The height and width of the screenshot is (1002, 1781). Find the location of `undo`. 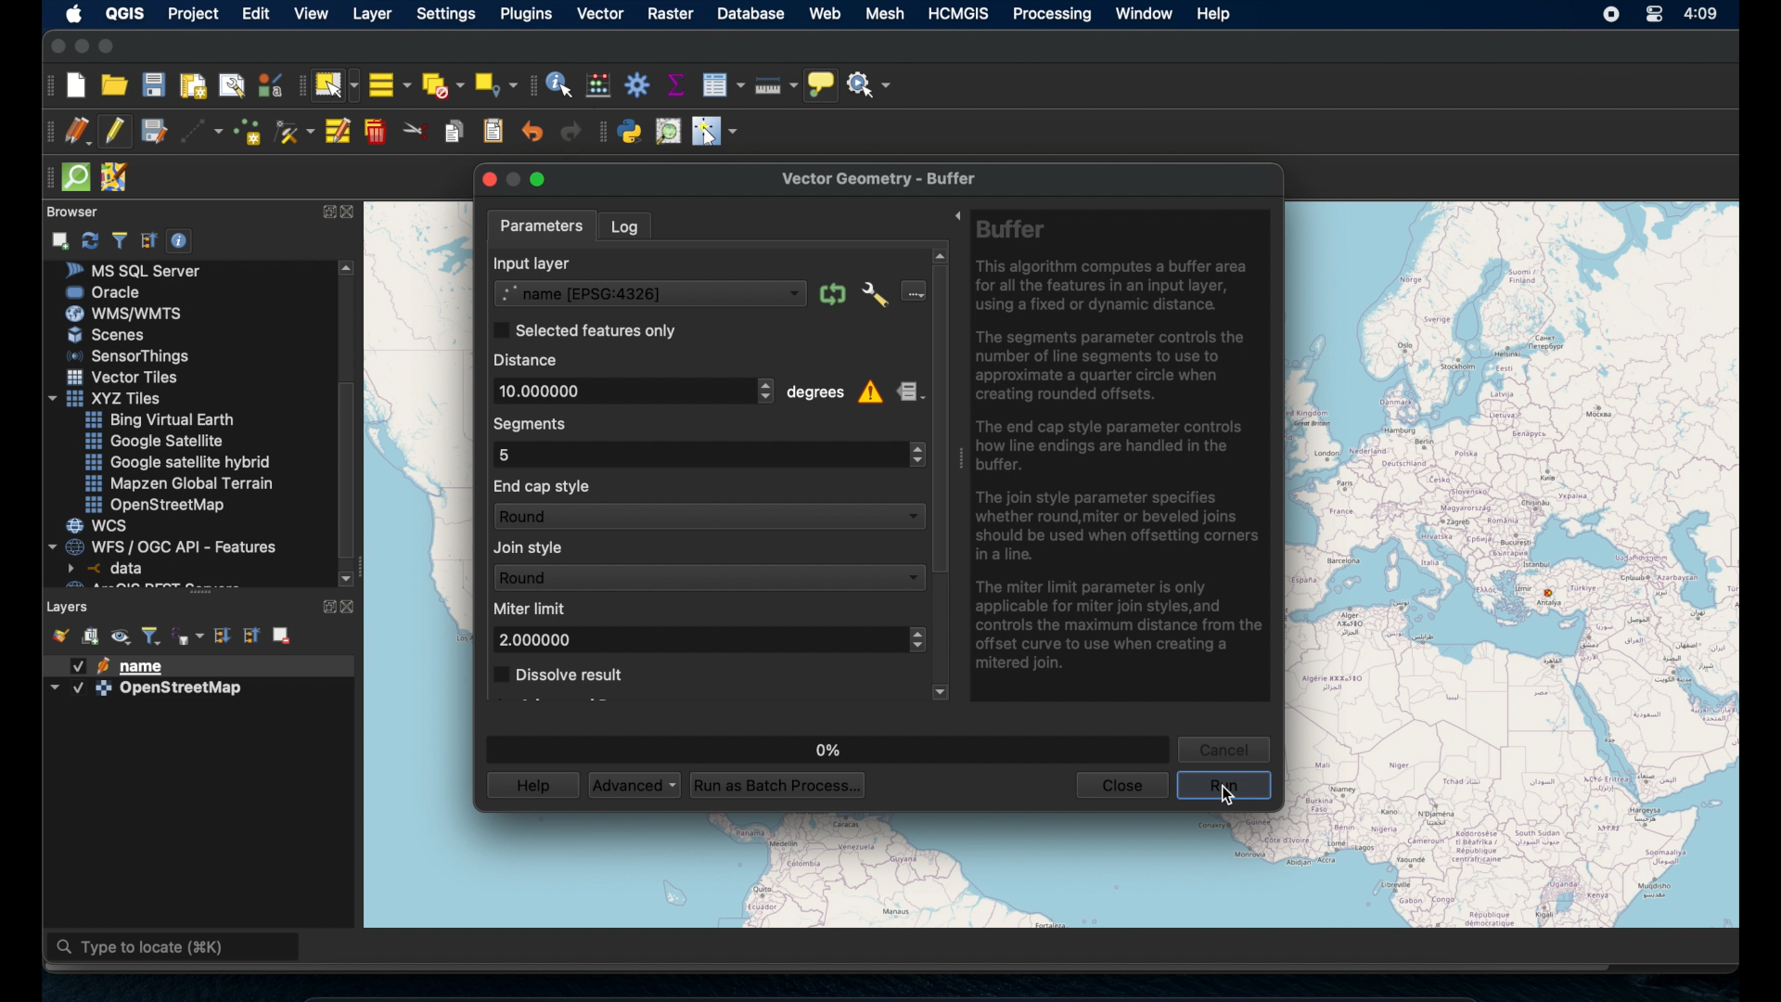

undo is located at coordinates (532, 133).